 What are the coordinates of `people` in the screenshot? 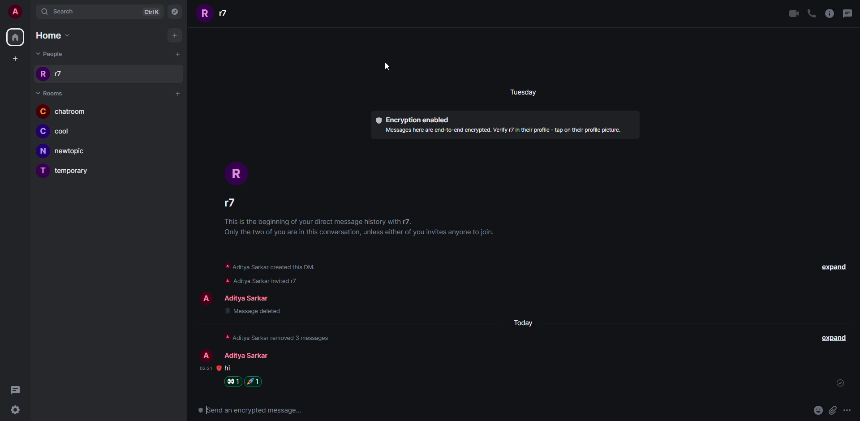 It's located at (52, 54).